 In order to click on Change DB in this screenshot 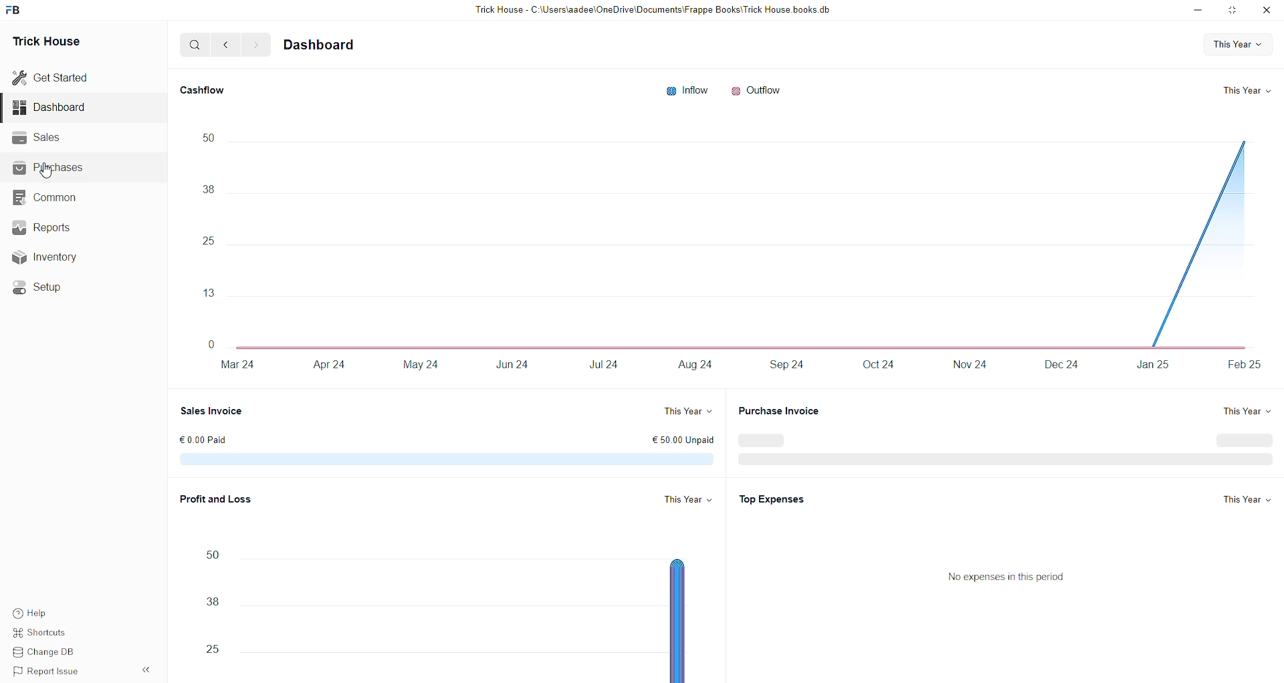, I will do `click(43, 651)`.